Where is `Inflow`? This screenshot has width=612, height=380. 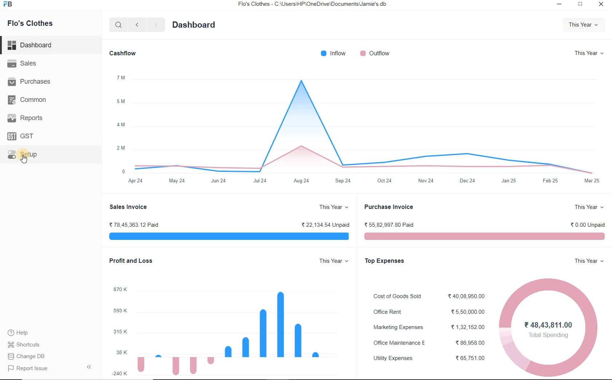 Inflow is located at coordinates (334, 53).